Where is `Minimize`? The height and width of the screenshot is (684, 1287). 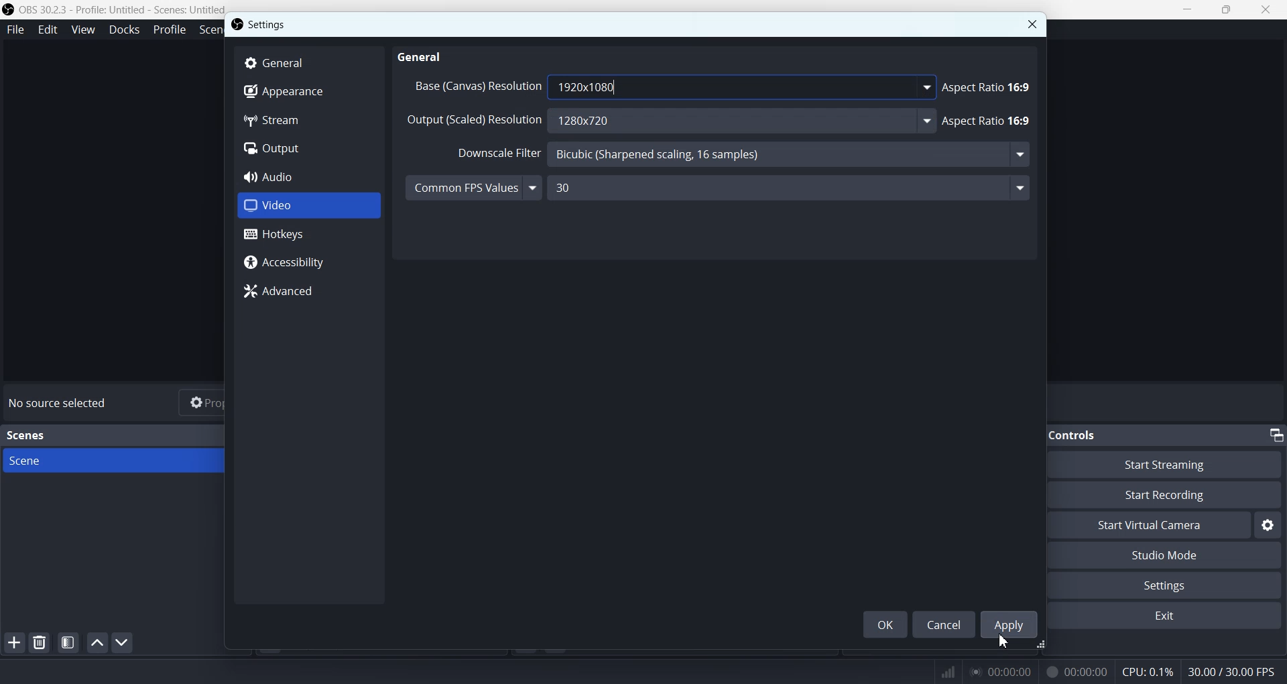
Minimize is located at coordinates (1187, 9).